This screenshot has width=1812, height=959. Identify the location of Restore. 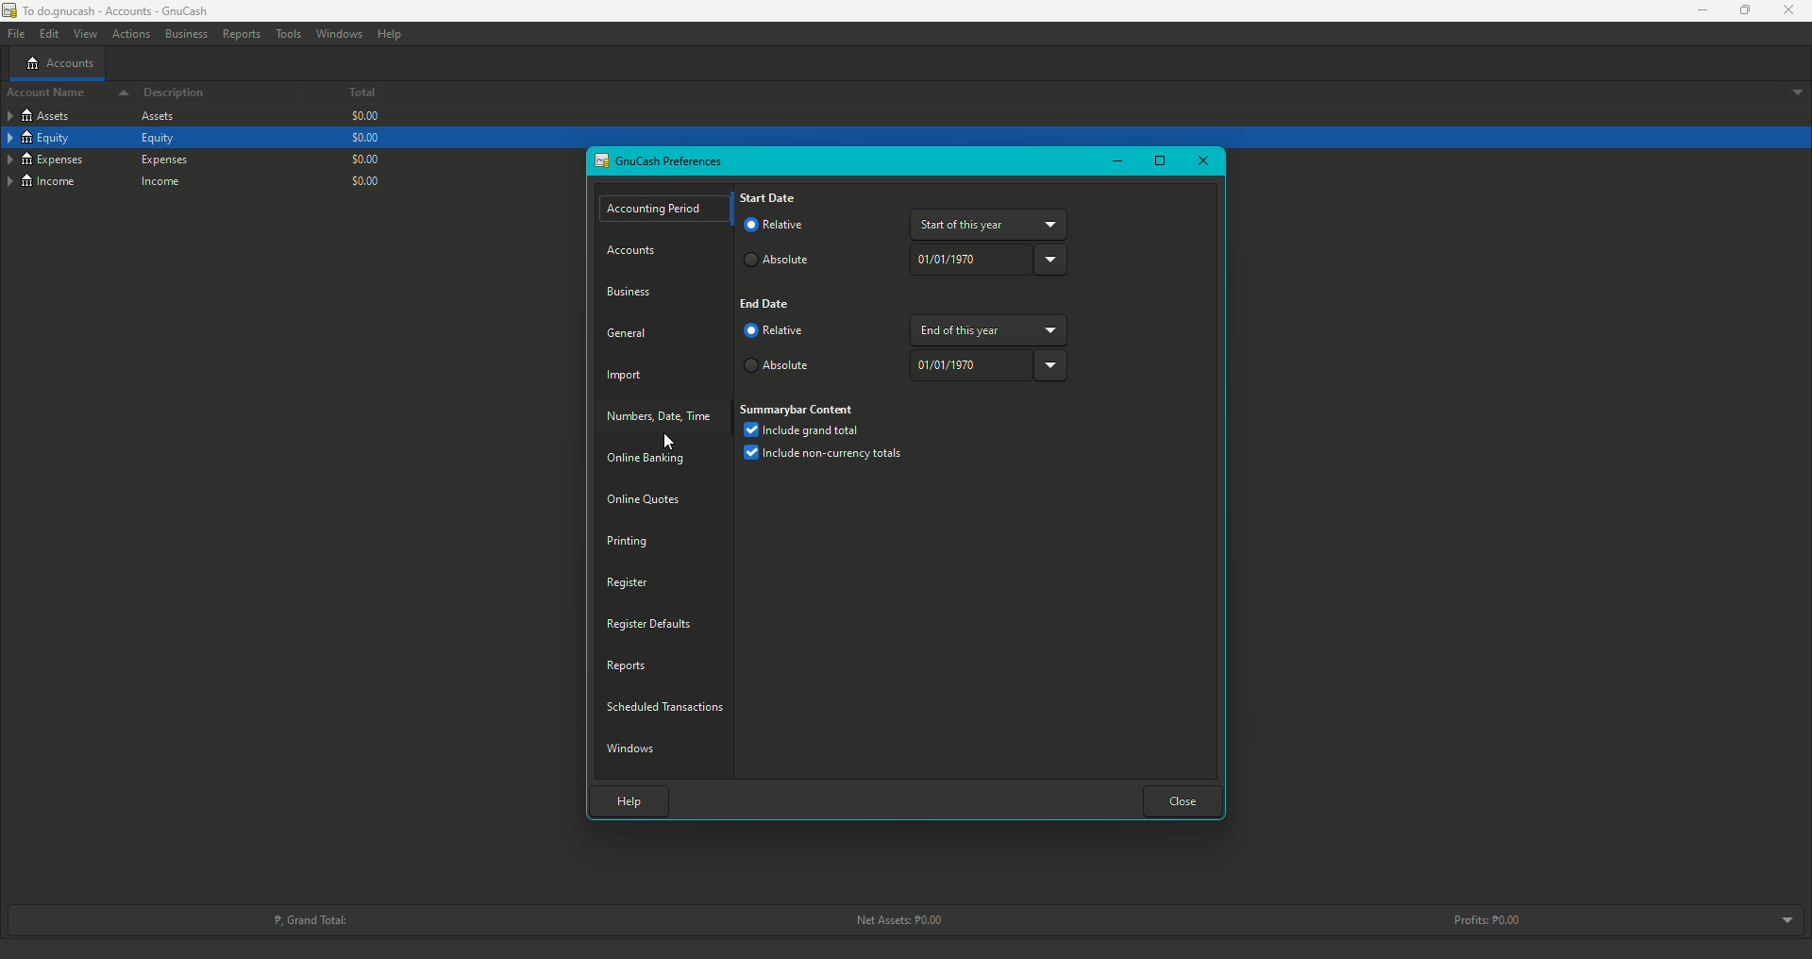
(1160, 162).